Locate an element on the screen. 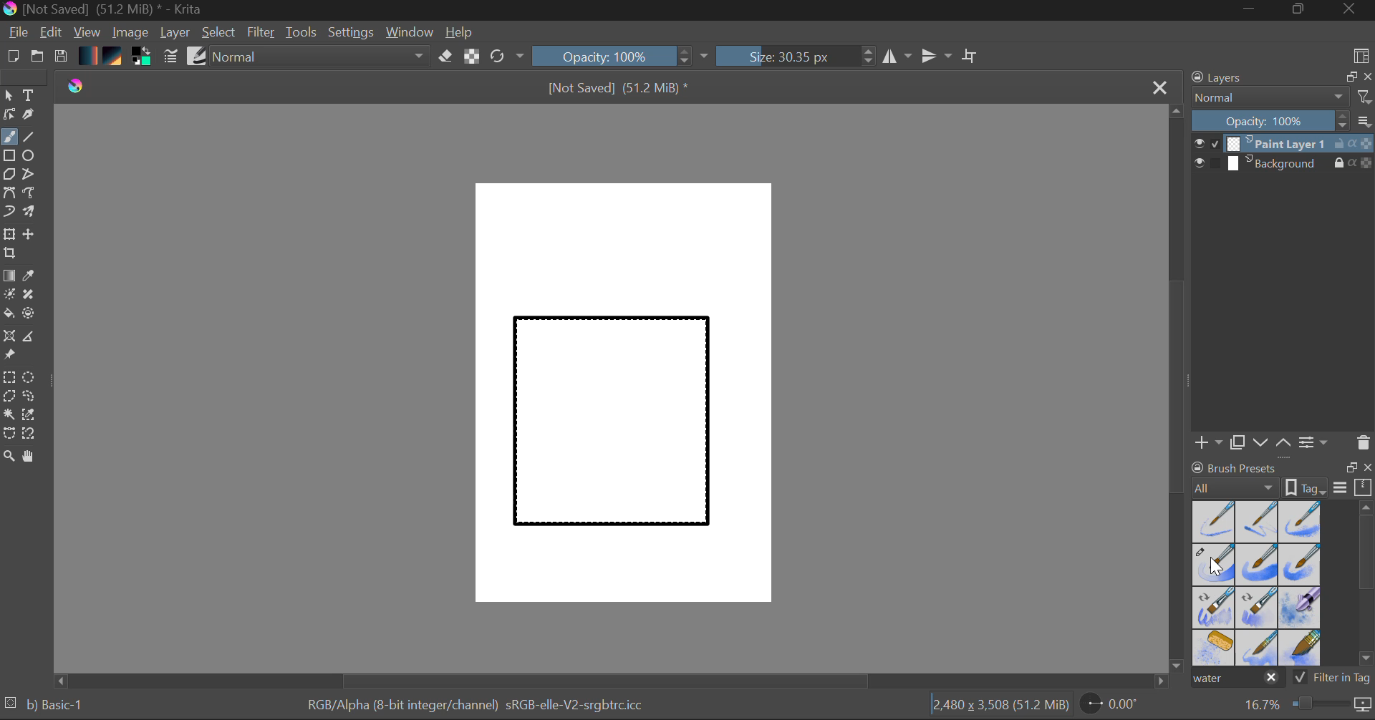 This screenshot has height=720, width=1375. Enclose and Fill is located at coordinates (32, 315).